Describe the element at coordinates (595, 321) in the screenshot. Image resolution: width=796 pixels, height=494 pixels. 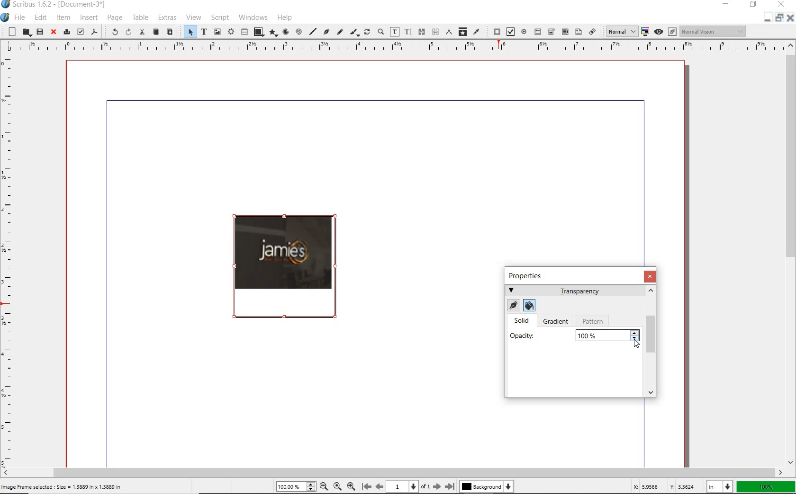
I see `PATTERN` at that location.